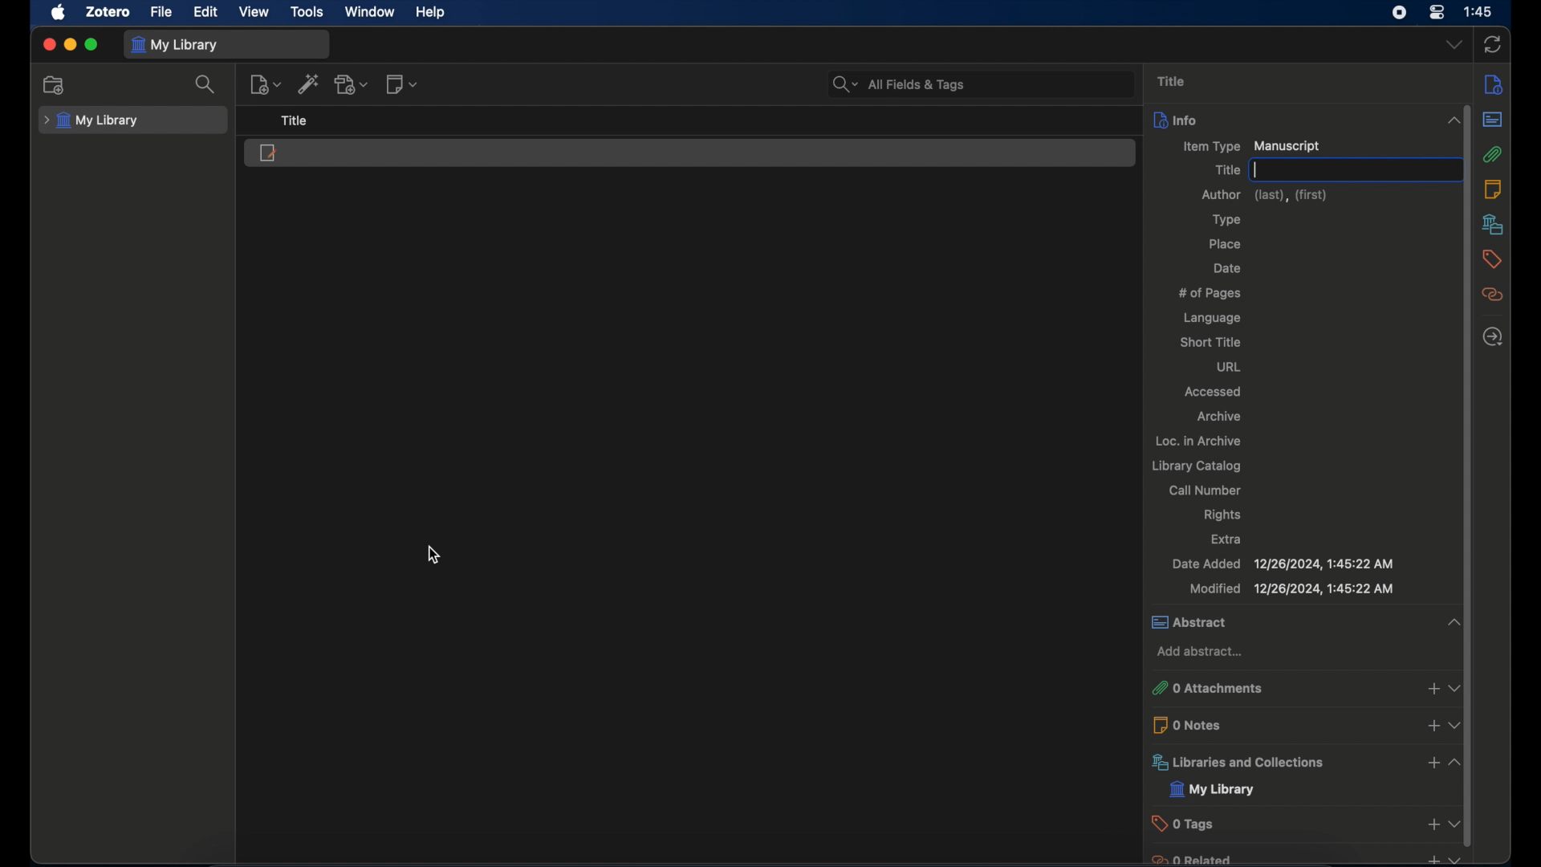 This screenshot has width=1541, height=867. Describe the element at coordinates (1214, 393) in the screenshot. I see `accessed` at that location.